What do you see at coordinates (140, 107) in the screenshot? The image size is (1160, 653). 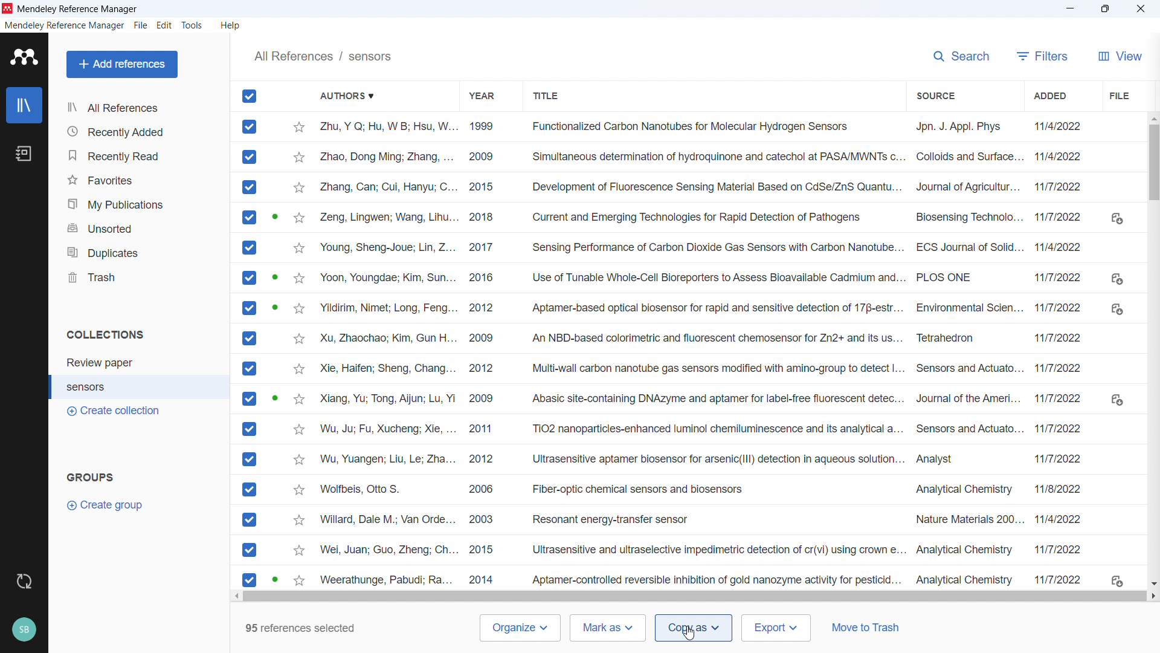 I see `all references` at bounding box center [140, 107].